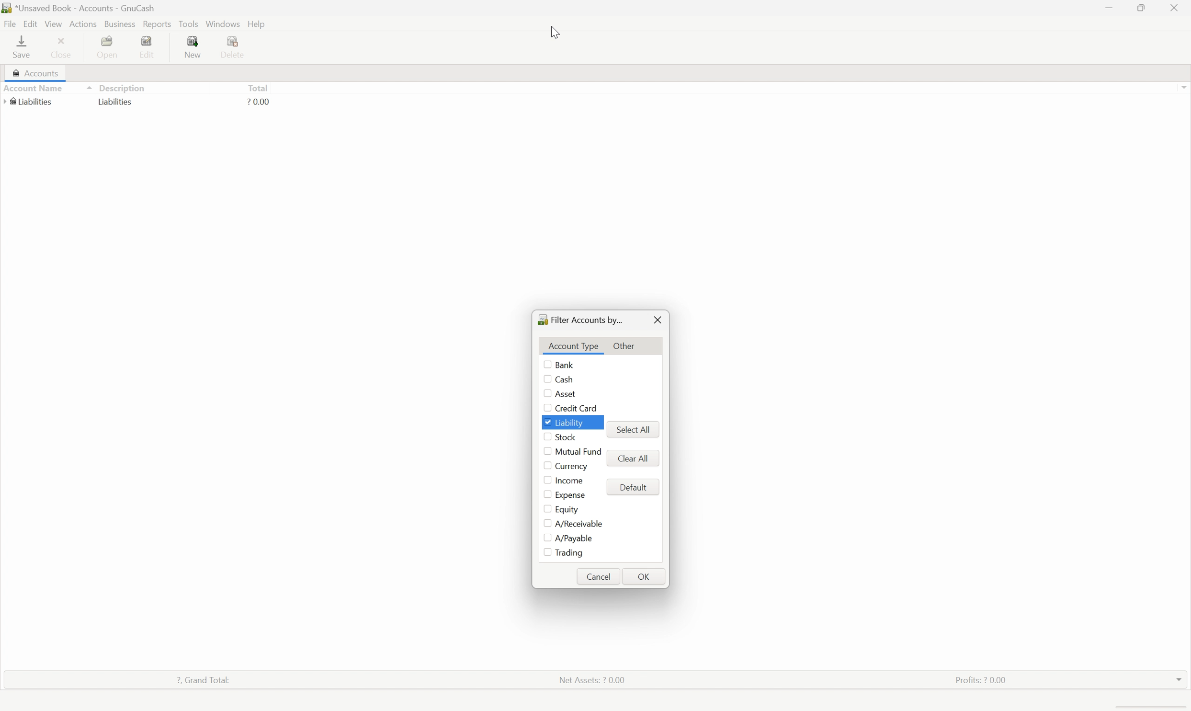  I want to click on Open, so click(111, 45).